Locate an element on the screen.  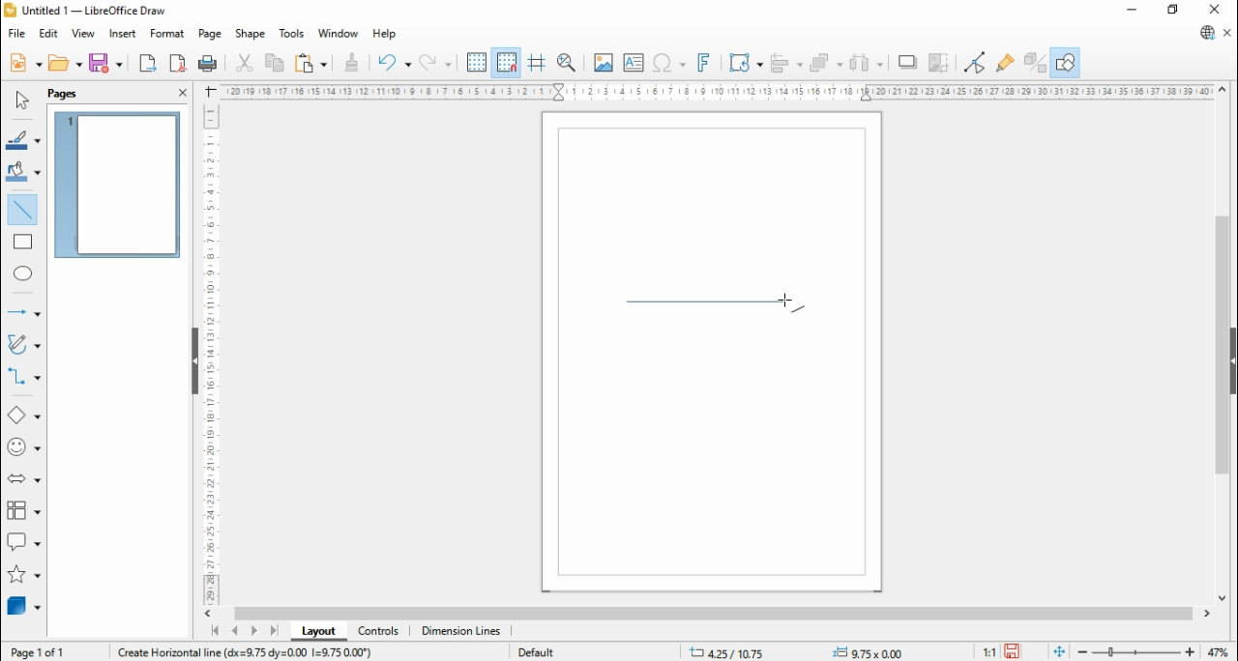
show grids is located at coordinates (477, 62).